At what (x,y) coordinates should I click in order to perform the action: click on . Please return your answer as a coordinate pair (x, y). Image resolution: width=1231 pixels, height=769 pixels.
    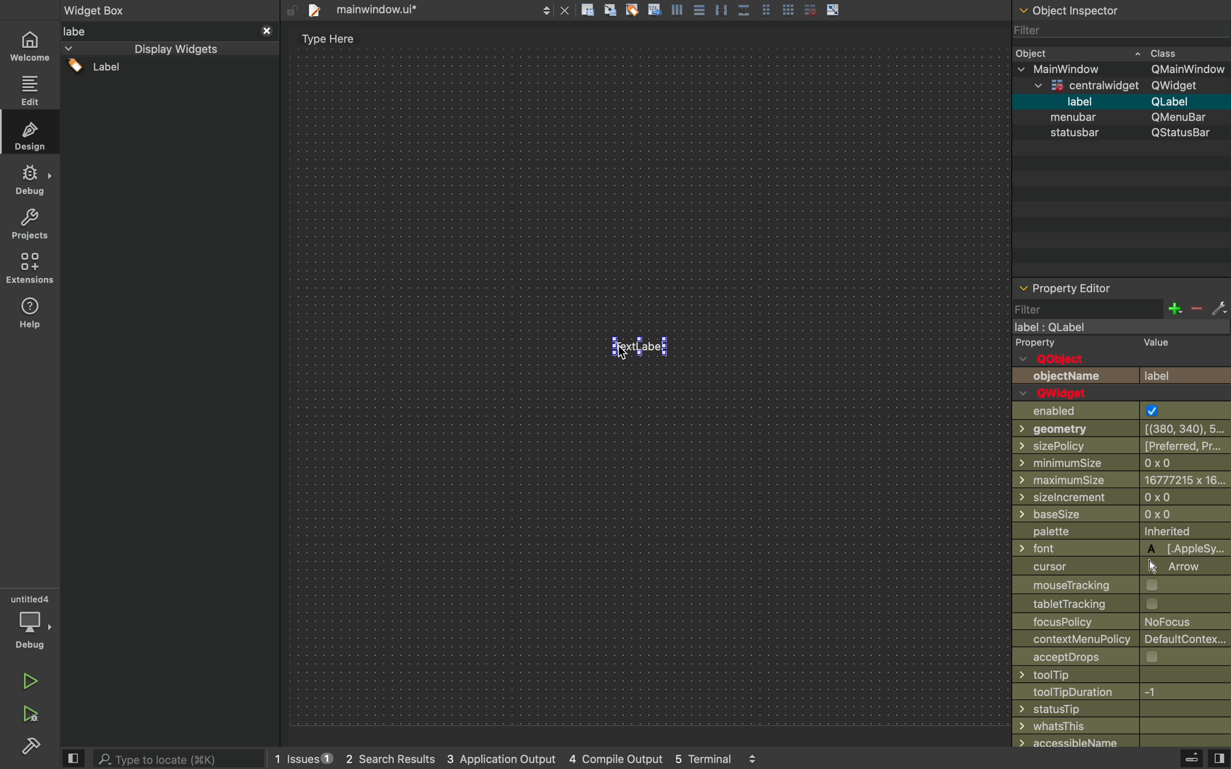
    Looking at the image, I should click on (1122, 567).